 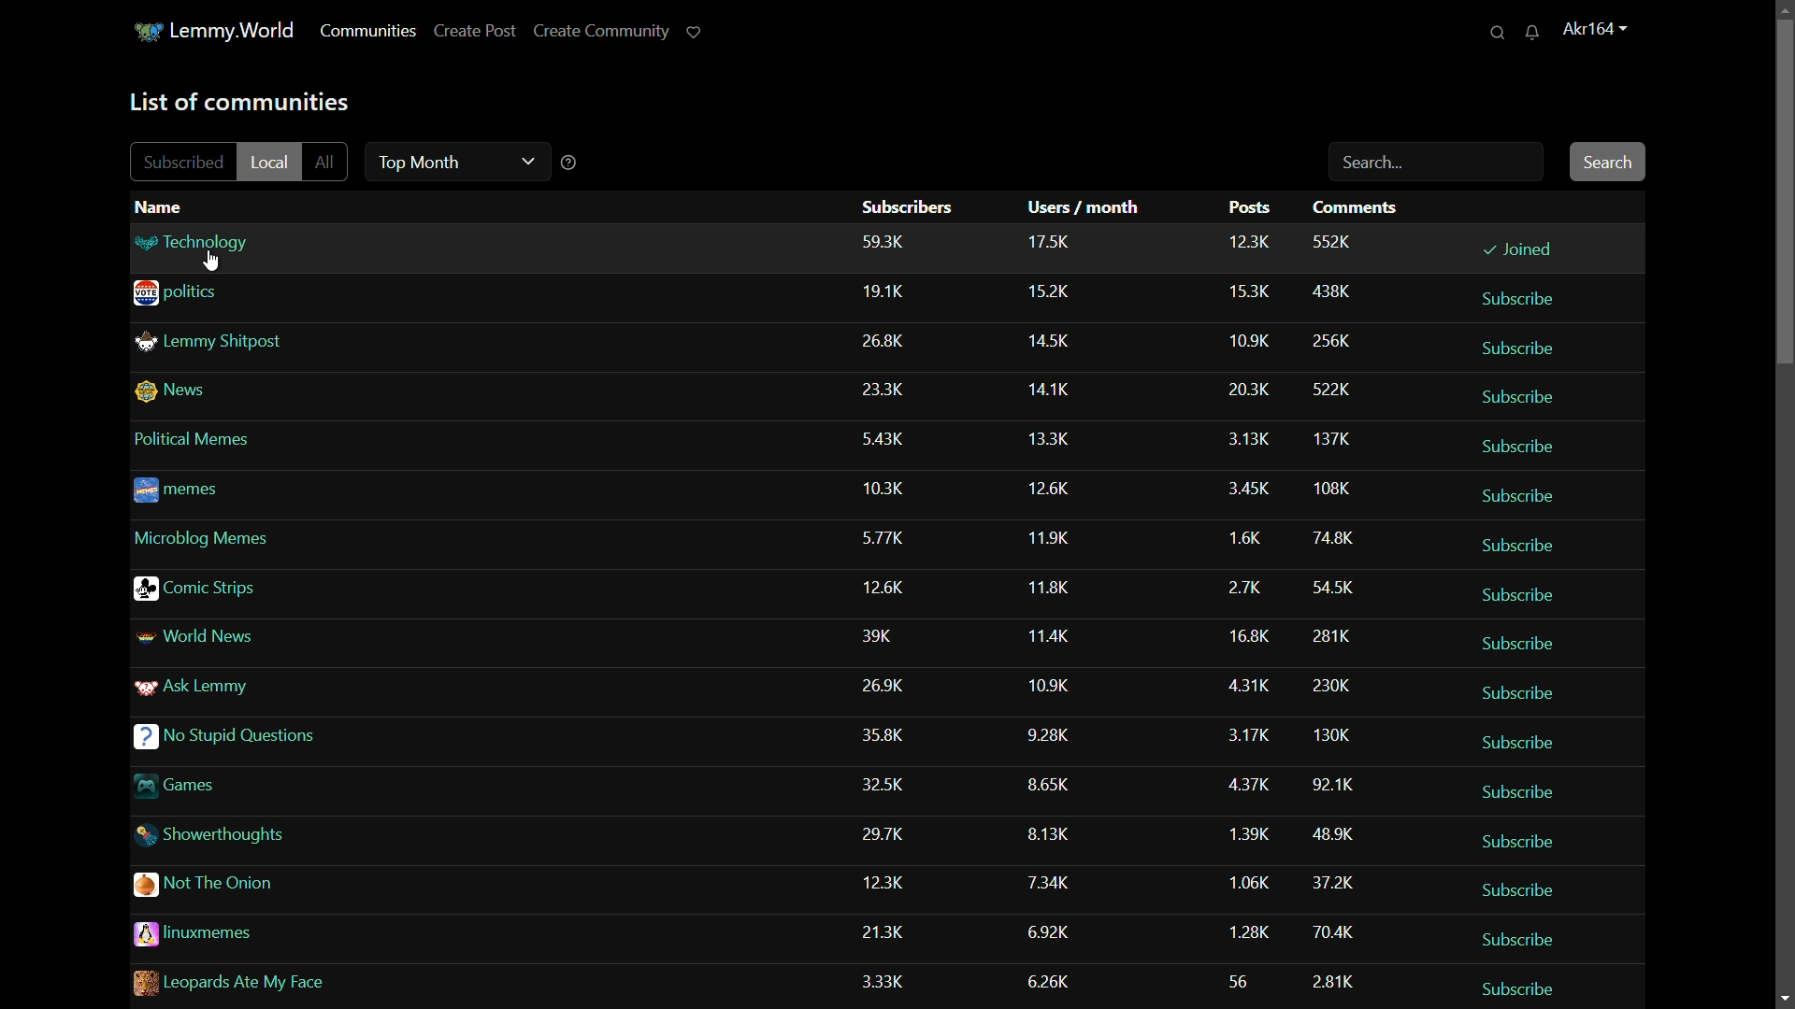 I want to click on subscribe/unsubscribe, so click(x=1528, y=841).